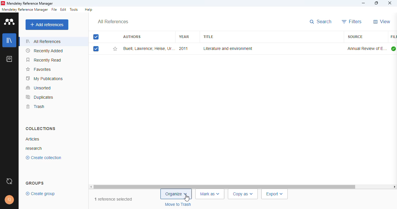  I want to click on minimize, so click(364, 3).